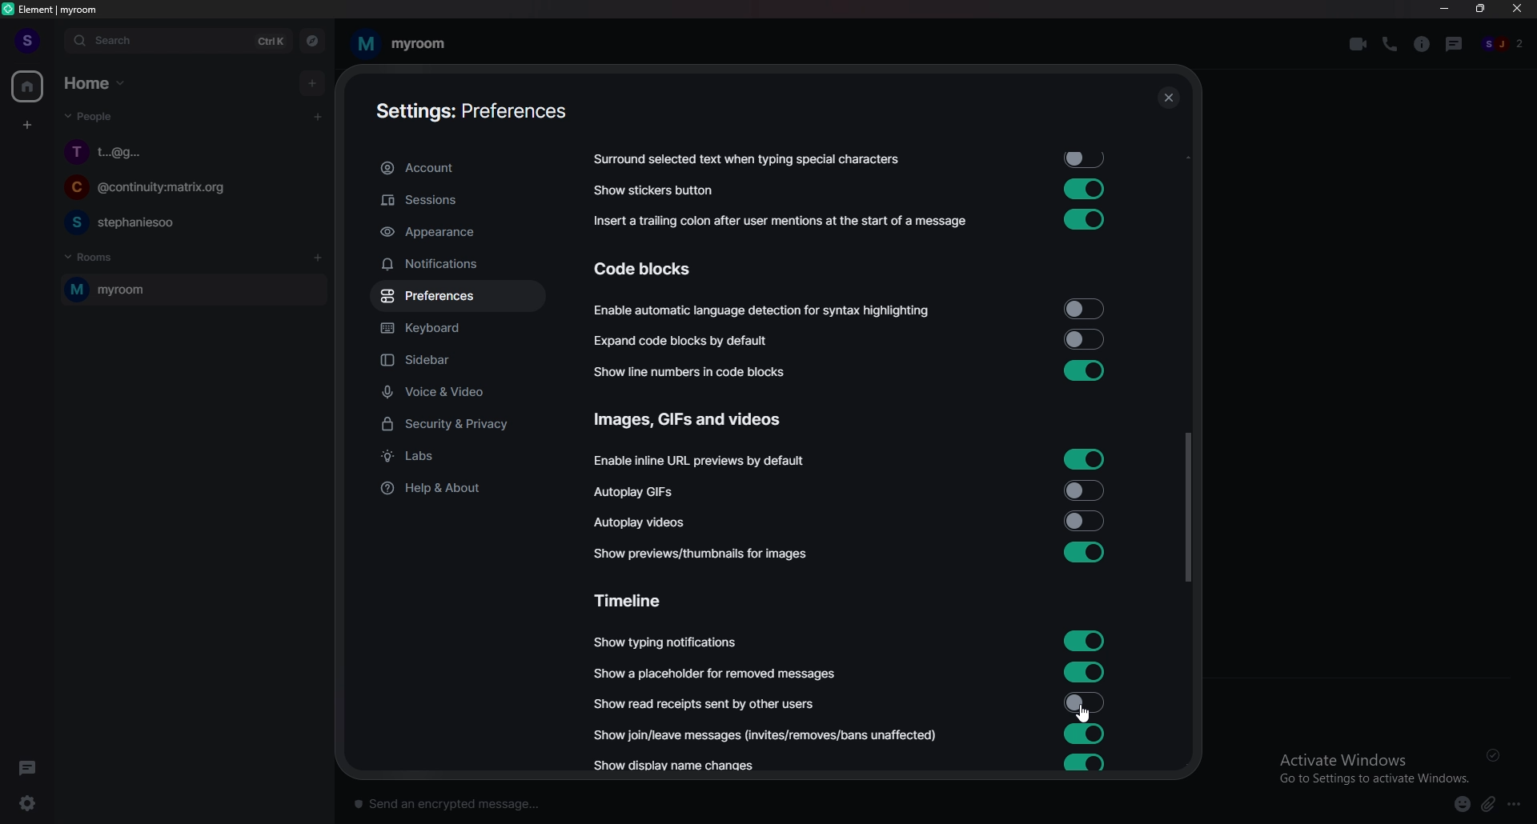  Describe the element at coordinates (707, 703) in the screenshot. I see `show read rceipts send by other users` at that location.